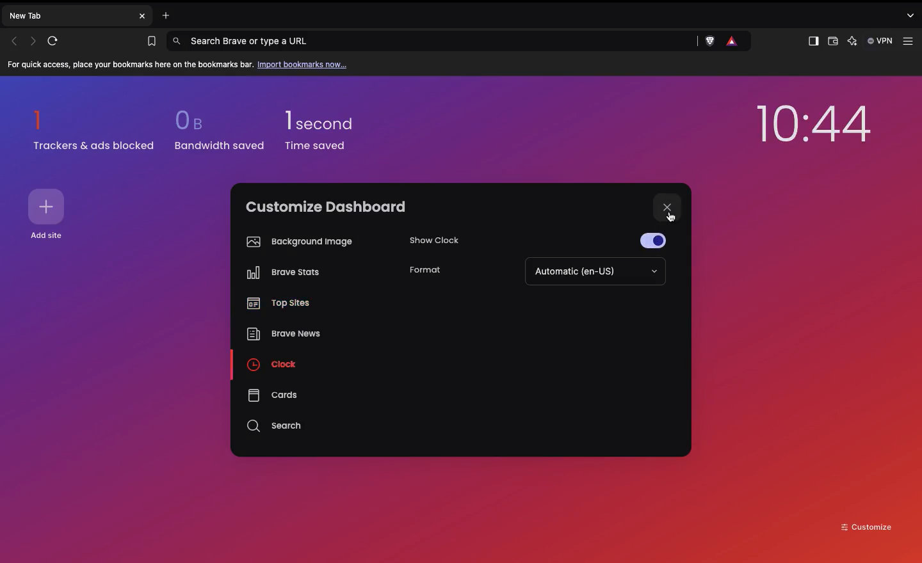 The width and height of the screenshot is (922, 563). Describe the element at coordinates (35, 40) in the screenshot. I see `Next page` at that location.